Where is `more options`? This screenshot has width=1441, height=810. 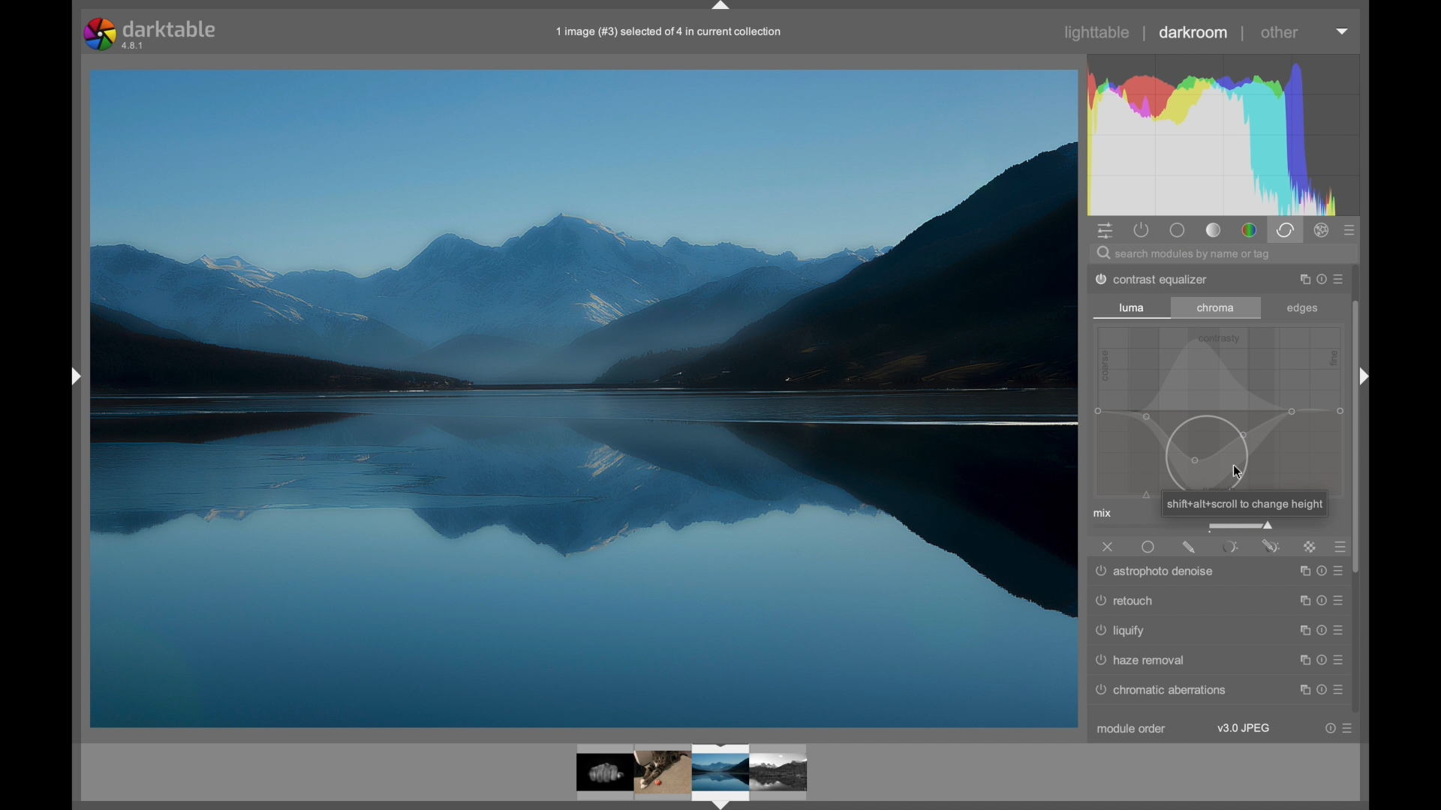 more options is located at coordinates (1317, 692).